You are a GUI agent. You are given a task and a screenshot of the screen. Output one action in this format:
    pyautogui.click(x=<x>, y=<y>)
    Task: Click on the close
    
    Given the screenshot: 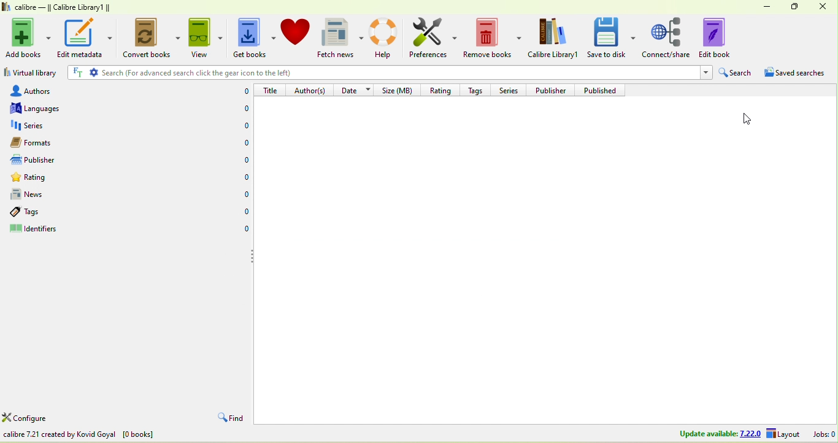 What is the action you would take?
    pyautogui.click(x=823, y=7)
    